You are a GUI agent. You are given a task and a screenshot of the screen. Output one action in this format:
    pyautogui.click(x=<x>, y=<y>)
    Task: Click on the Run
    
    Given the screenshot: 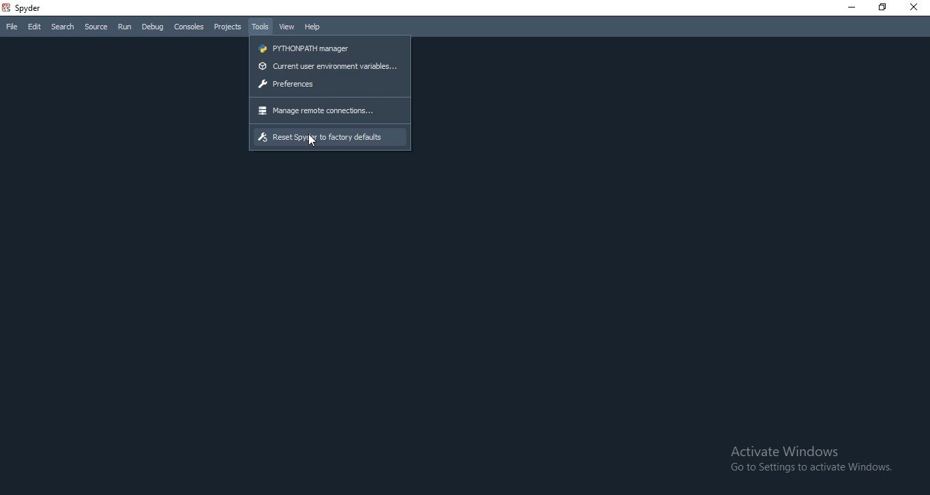 What is the action you would take?
    pyautogui.click(x=124, y=27)
    